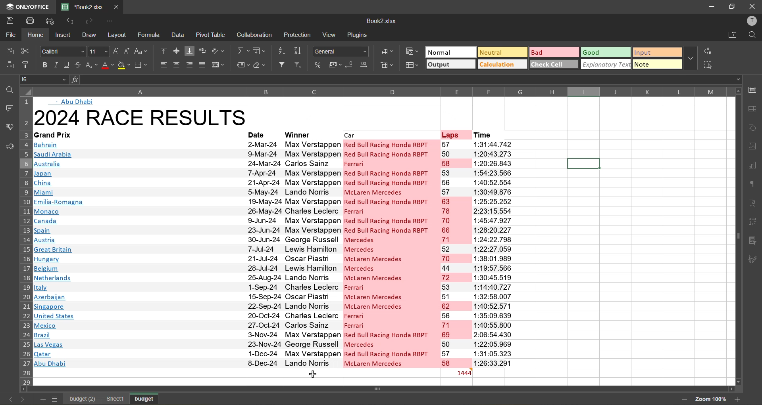 The width and height of the screenshot is (762, 405). What do you see at coordinates (242, 52) in the screenshot?
I see `summation` at bounding box center [242, 52].